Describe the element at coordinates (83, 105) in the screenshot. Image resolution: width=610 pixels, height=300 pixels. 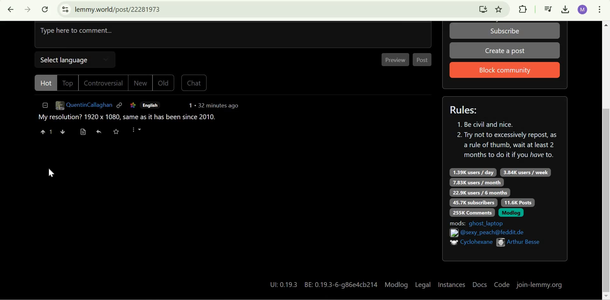
I see `QuentinCallaghan` at that location.